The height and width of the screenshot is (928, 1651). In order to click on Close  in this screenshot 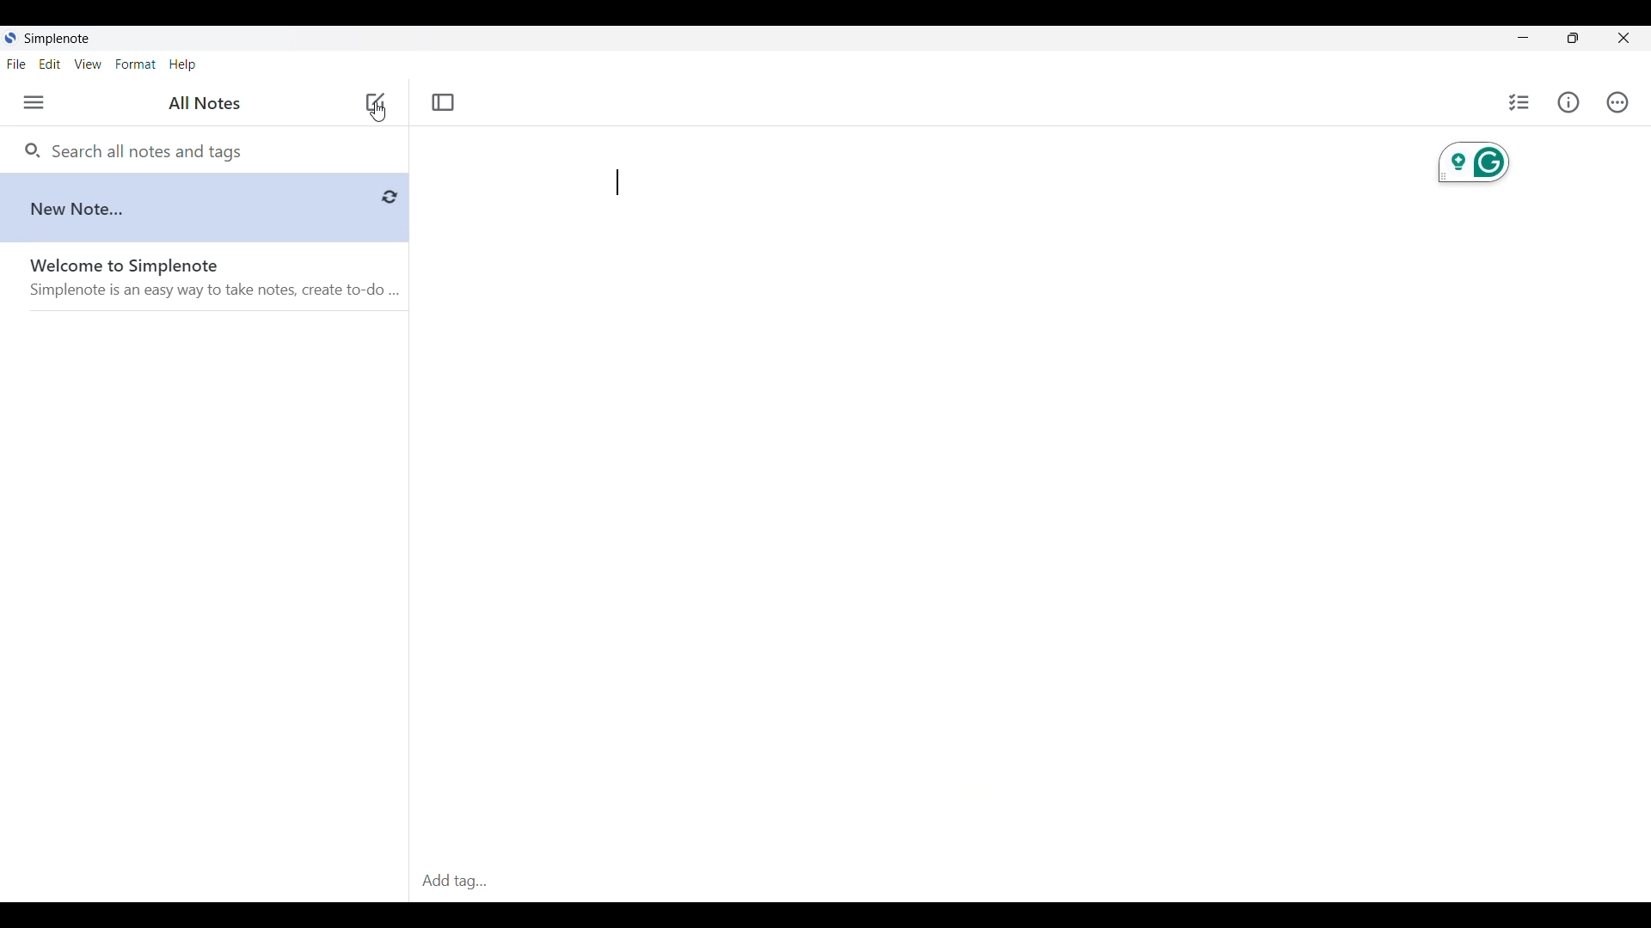, I will do `click(1623, 38)`.